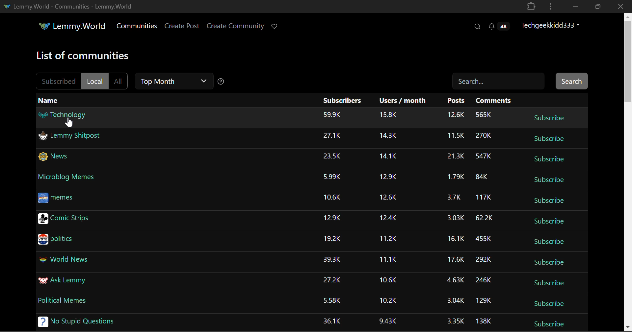  What do you see at coordinates (403, 101) in the screenshot?
I see `Users/month` at bounding box center [403, 101].